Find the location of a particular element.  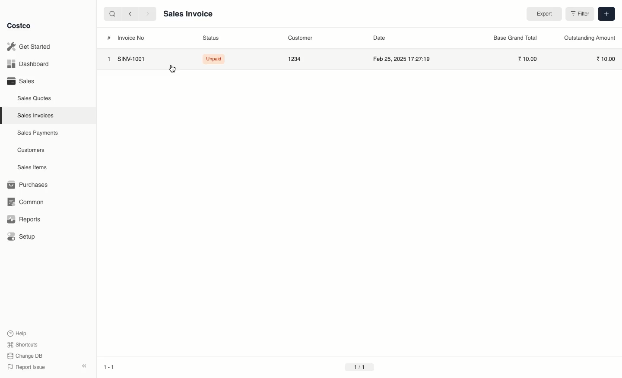

Sales Quotes is located at coordinates (33, 99).